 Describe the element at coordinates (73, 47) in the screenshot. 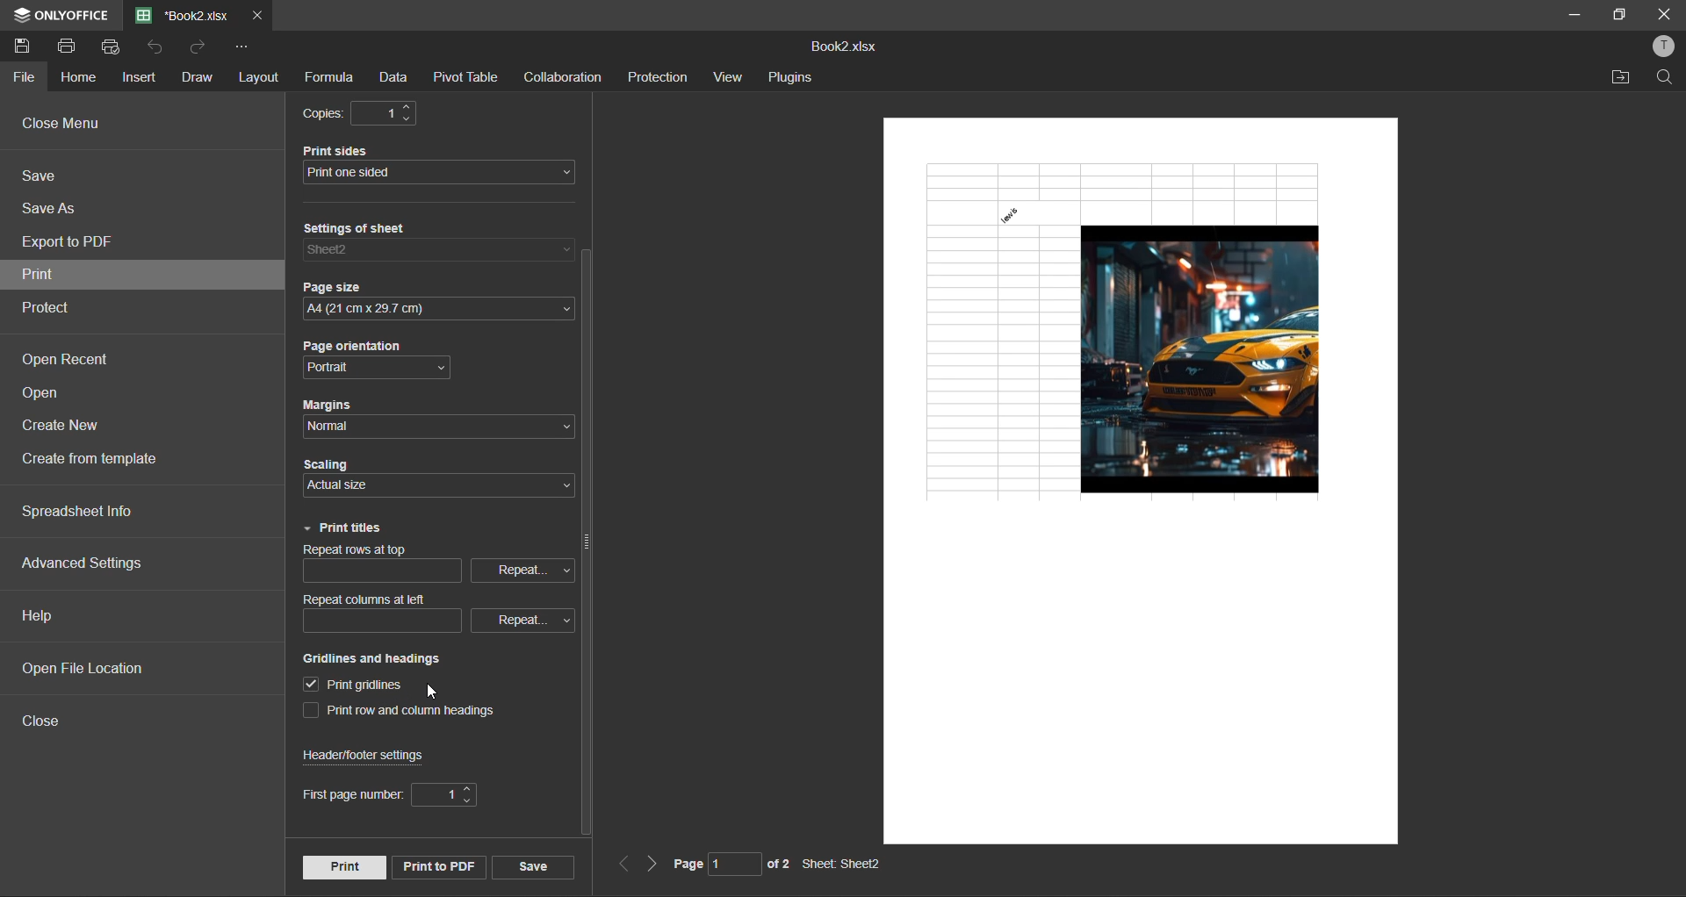

I see `print` at that location.